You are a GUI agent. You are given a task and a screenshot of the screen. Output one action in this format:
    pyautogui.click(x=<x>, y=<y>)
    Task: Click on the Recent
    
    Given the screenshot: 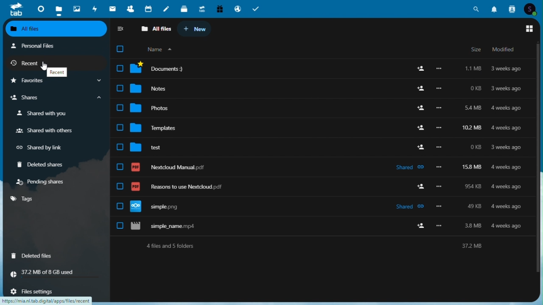 What is the action you would take?
    pyautogui.click(x=28, y=63)
    